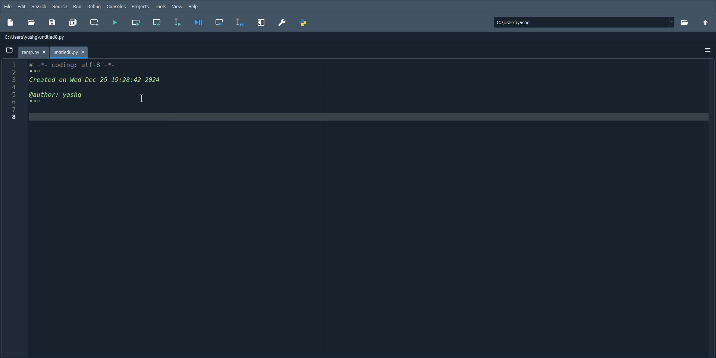 The width and height of the screenshot is (716, 358). What do you see at coordinates (161, 6) in the screenshot?
I see `Tools` at bounding box center [161, 6].